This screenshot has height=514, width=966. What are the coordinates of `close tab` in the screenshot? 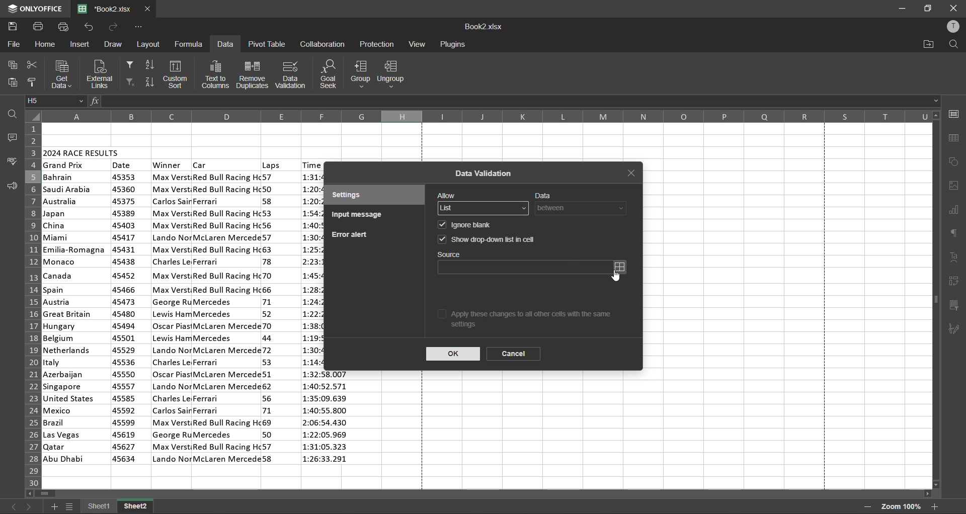 It's located at (148, 9).